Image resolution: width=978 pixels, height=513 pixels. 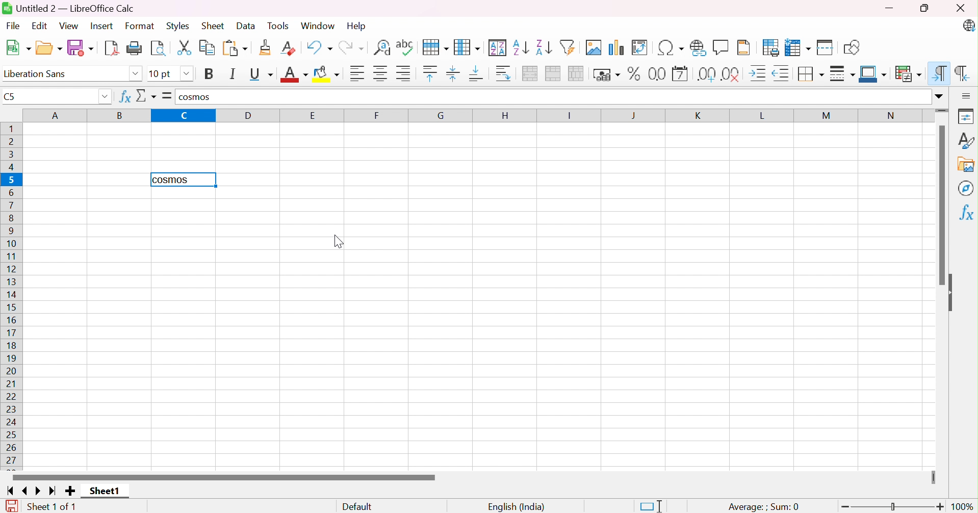 I want to click on 100%, so click(x=965, y=507).